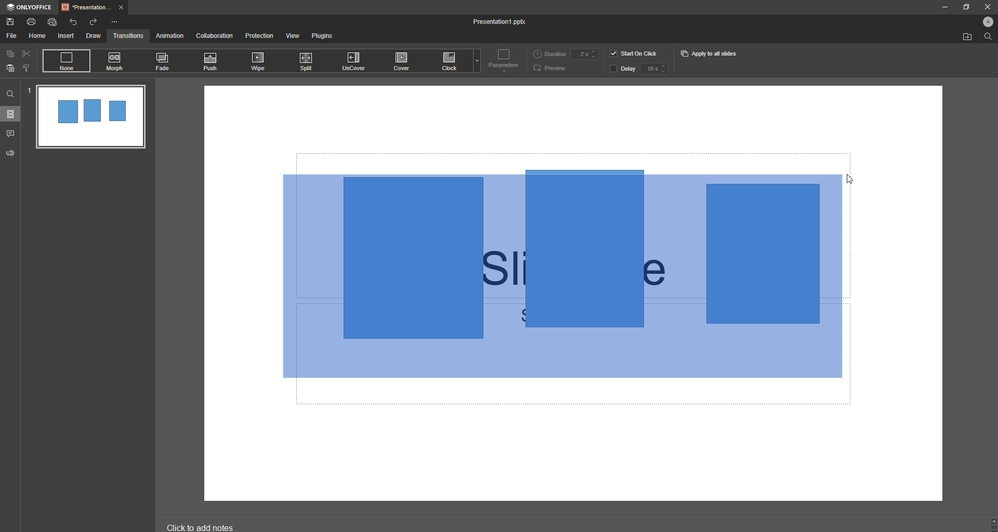  Describe the element at coordinates (210, 522) in the screenshot. I see `click to add notes` at that location.